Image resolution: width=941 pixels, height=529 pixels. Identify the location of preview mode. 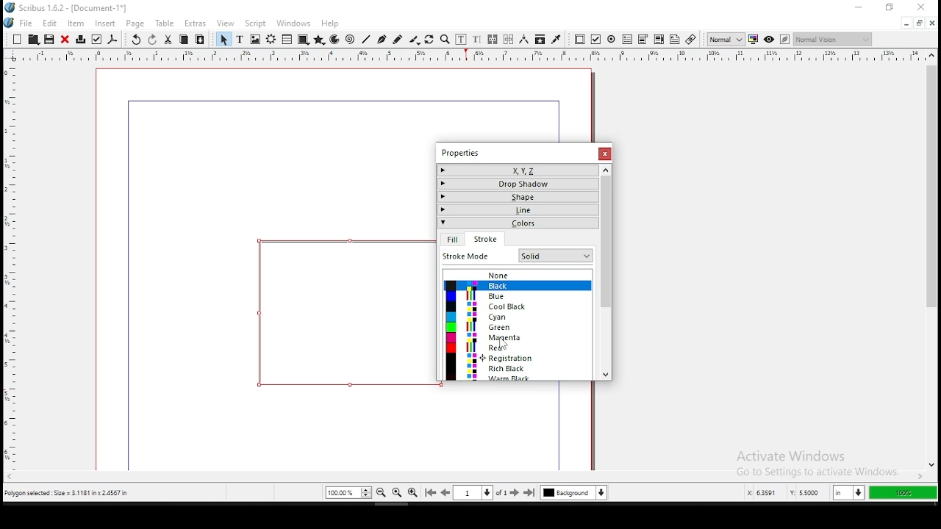
(768, 39).